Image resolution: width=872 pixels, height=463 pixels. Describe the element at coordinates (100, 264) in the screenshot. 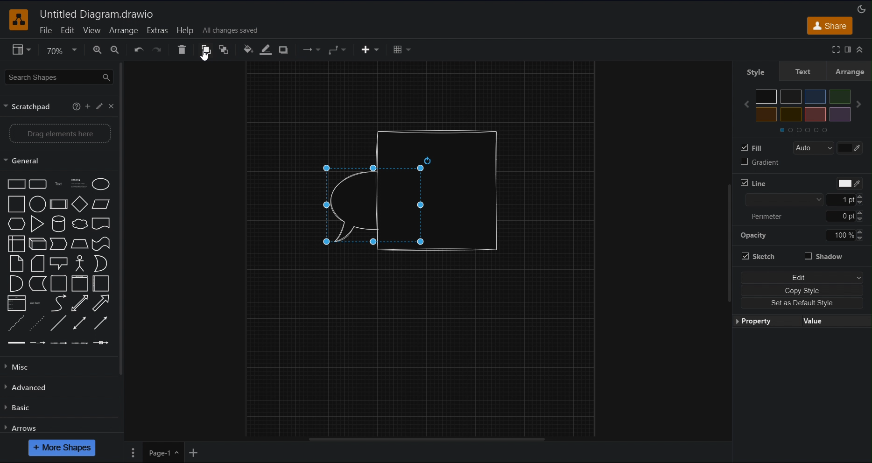

I see `Or` at that location.